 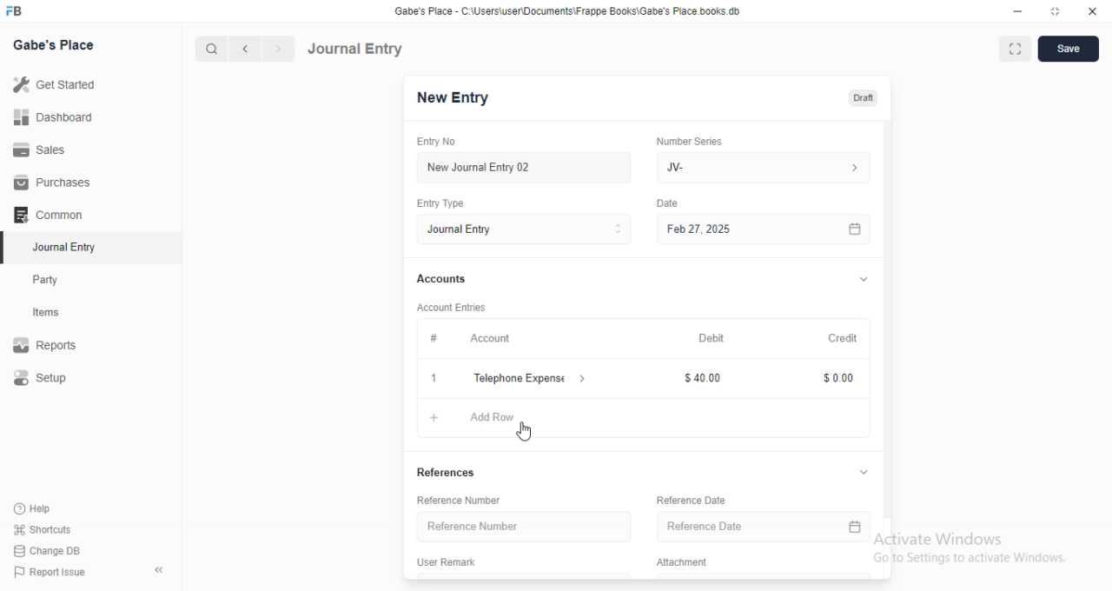 I want to click on Help, so click(x=31, y=508).